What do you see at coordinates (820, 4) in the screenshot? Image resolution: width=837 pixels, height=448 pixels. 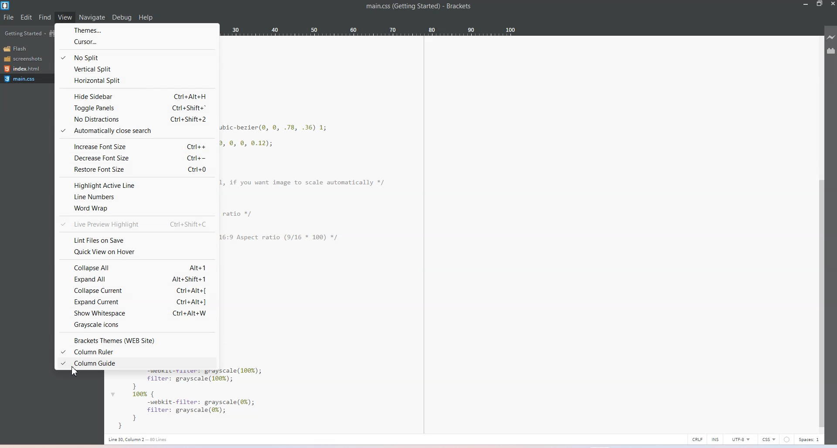 I see `Maximize` at bounding box center [820, 4].